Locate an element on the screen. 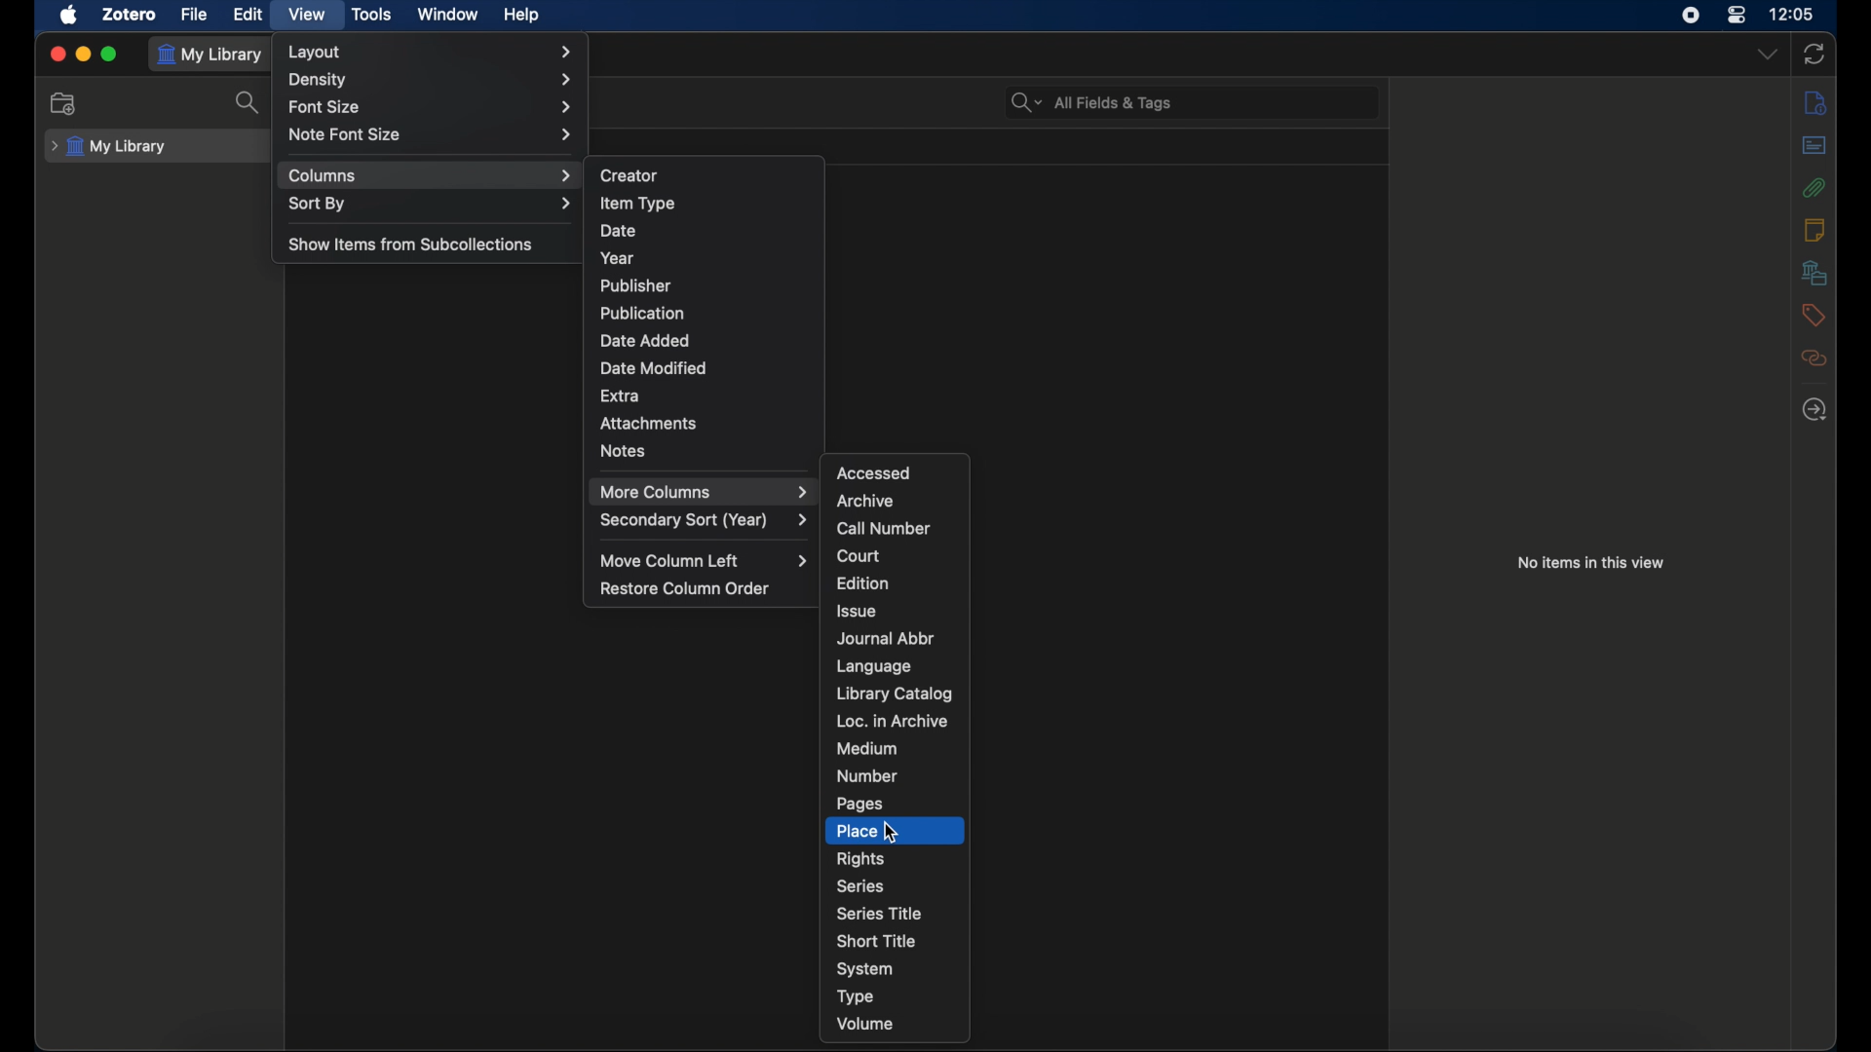 The height and width of the screenshot is (1052, 1871). columns is located at coordinates (432, 175).